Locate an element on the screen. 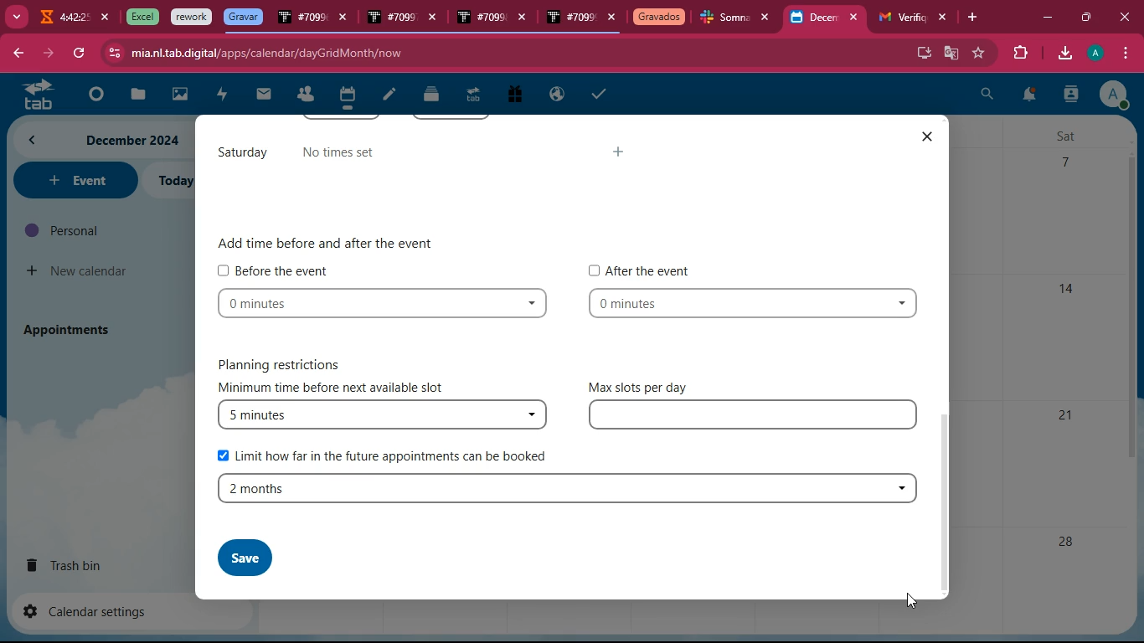 The image size is (1144, 643). files is located at coordinates (135, 95).